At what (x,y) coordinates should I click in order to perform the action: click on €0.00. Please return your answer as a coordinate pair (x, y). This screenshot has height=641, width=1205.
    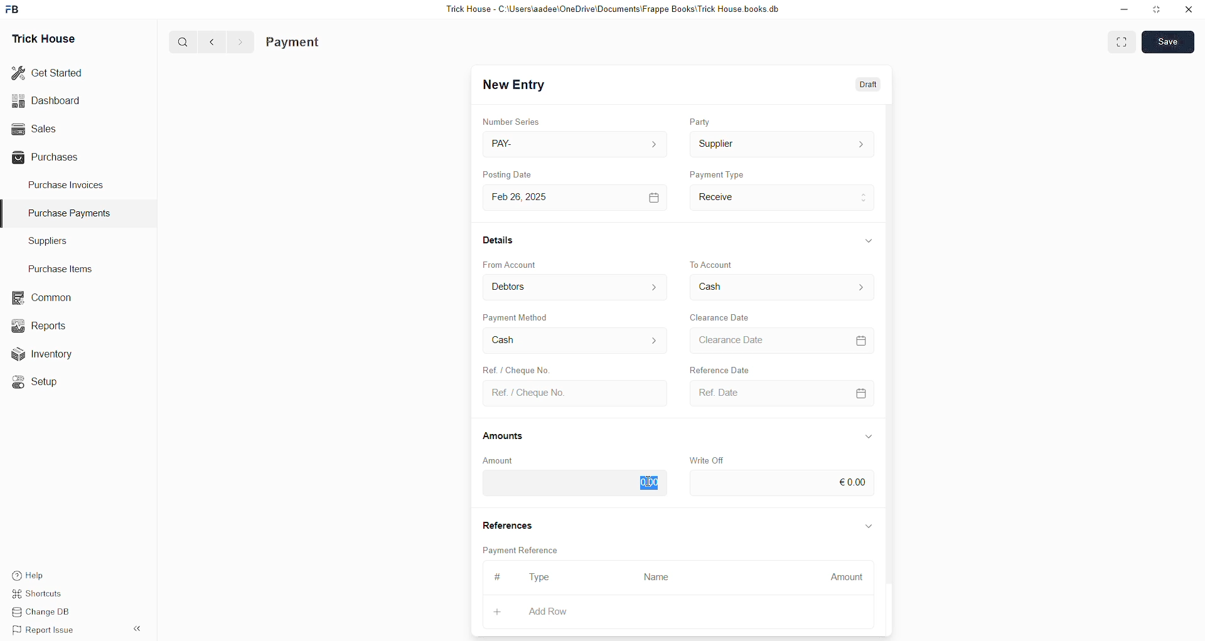
    Looking at the image, I should click on (781, 484).